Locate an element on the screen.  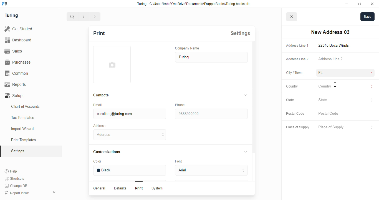
scroll bar is located at coordinates (253, 118).